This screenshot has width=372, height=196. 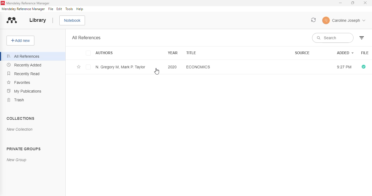 I want to click on new group, so click(x=17, y=160).